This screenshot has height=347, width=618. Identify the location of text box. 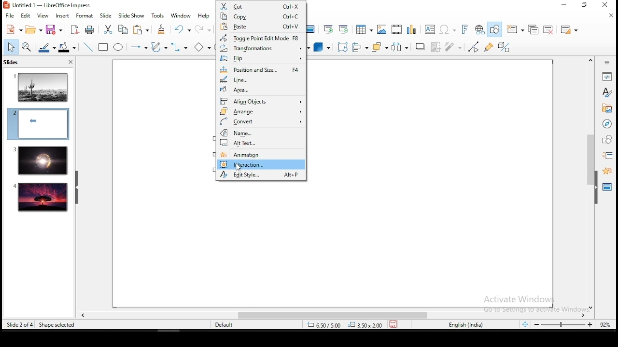
(429, 29).